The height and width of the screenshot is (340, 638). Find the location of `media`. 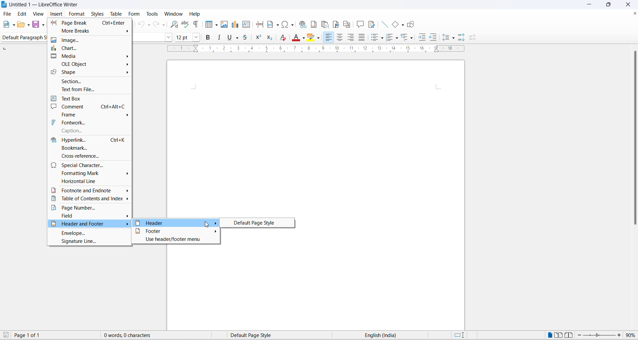

media is located at coordinates (89, 57).